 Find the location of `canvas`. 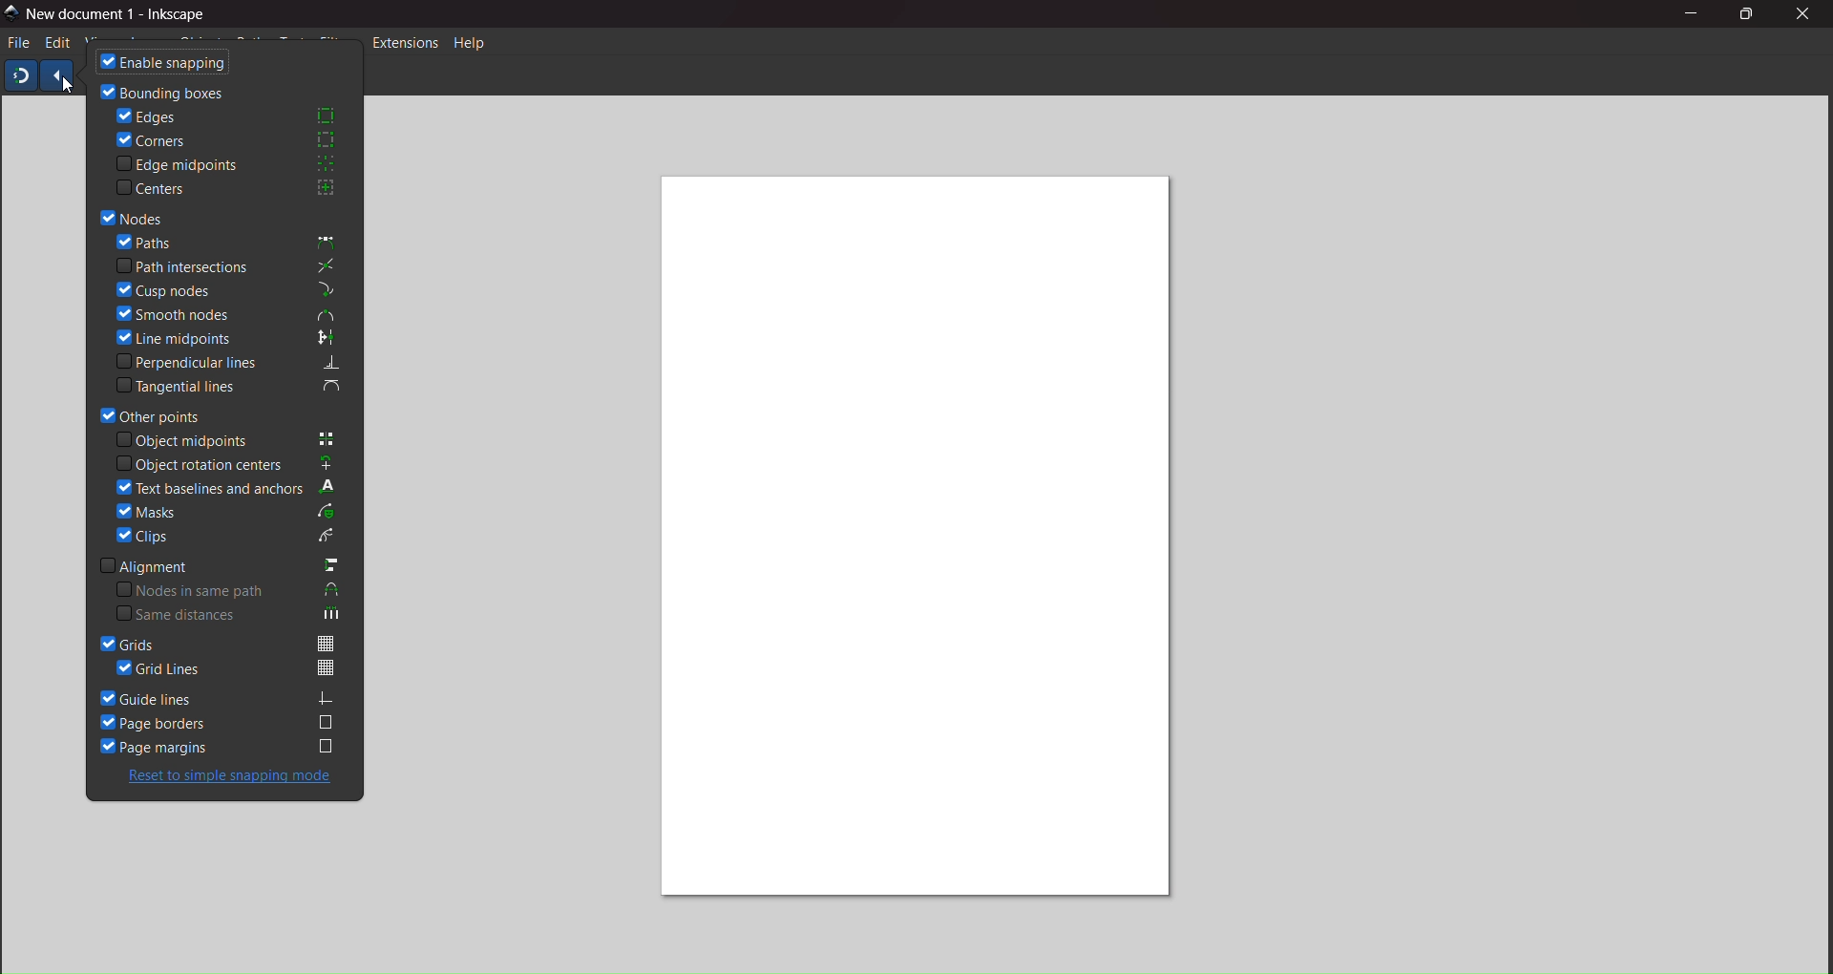

canvas is located at coordinates (919, 542).